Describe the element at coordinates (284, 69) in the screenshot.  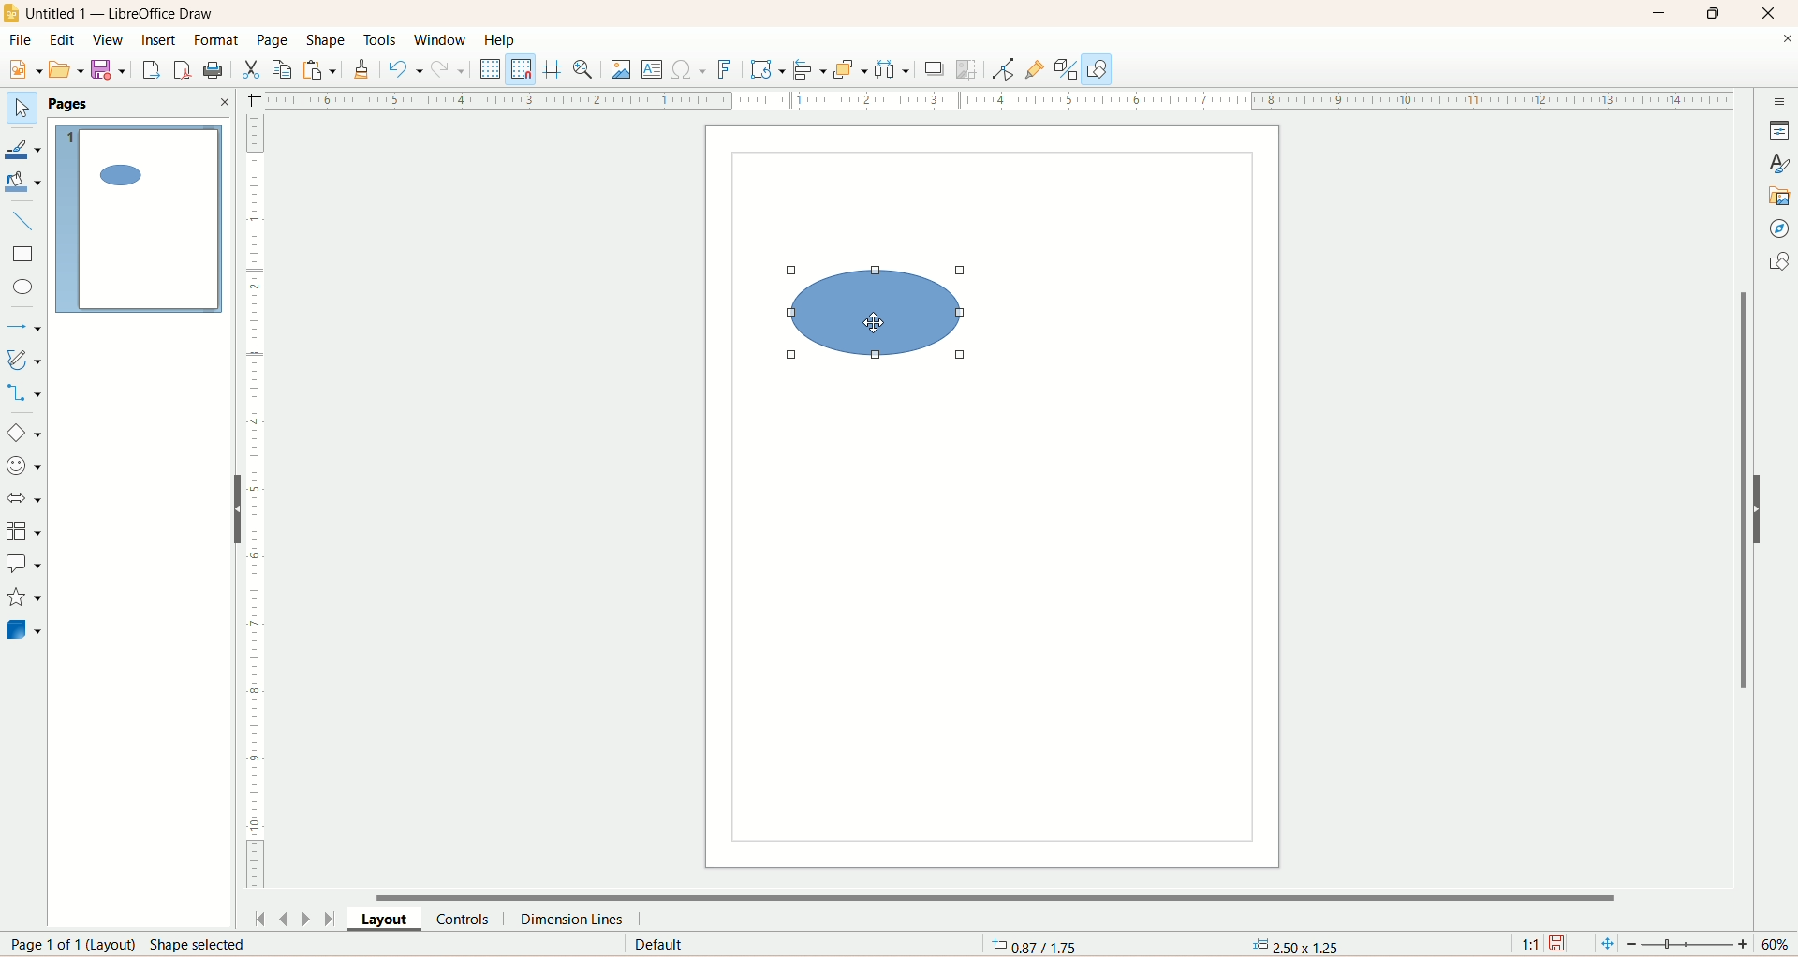
I see `copy` at that location.